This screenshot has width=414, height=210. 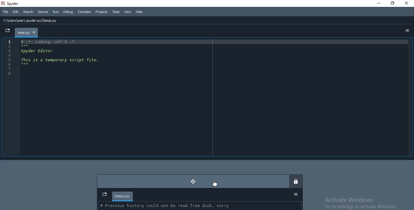 I want to click on Projects, so click(x=101, y=12).